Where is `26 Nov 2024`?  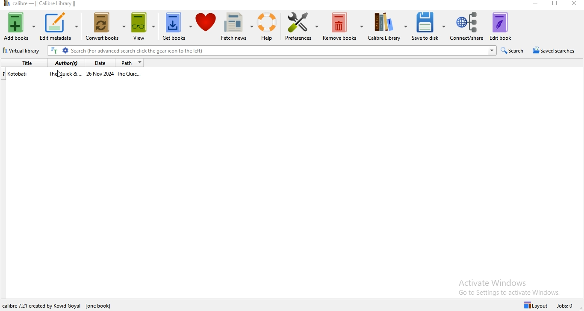 26 Nov 2024 is located at coordinates (100, 74).